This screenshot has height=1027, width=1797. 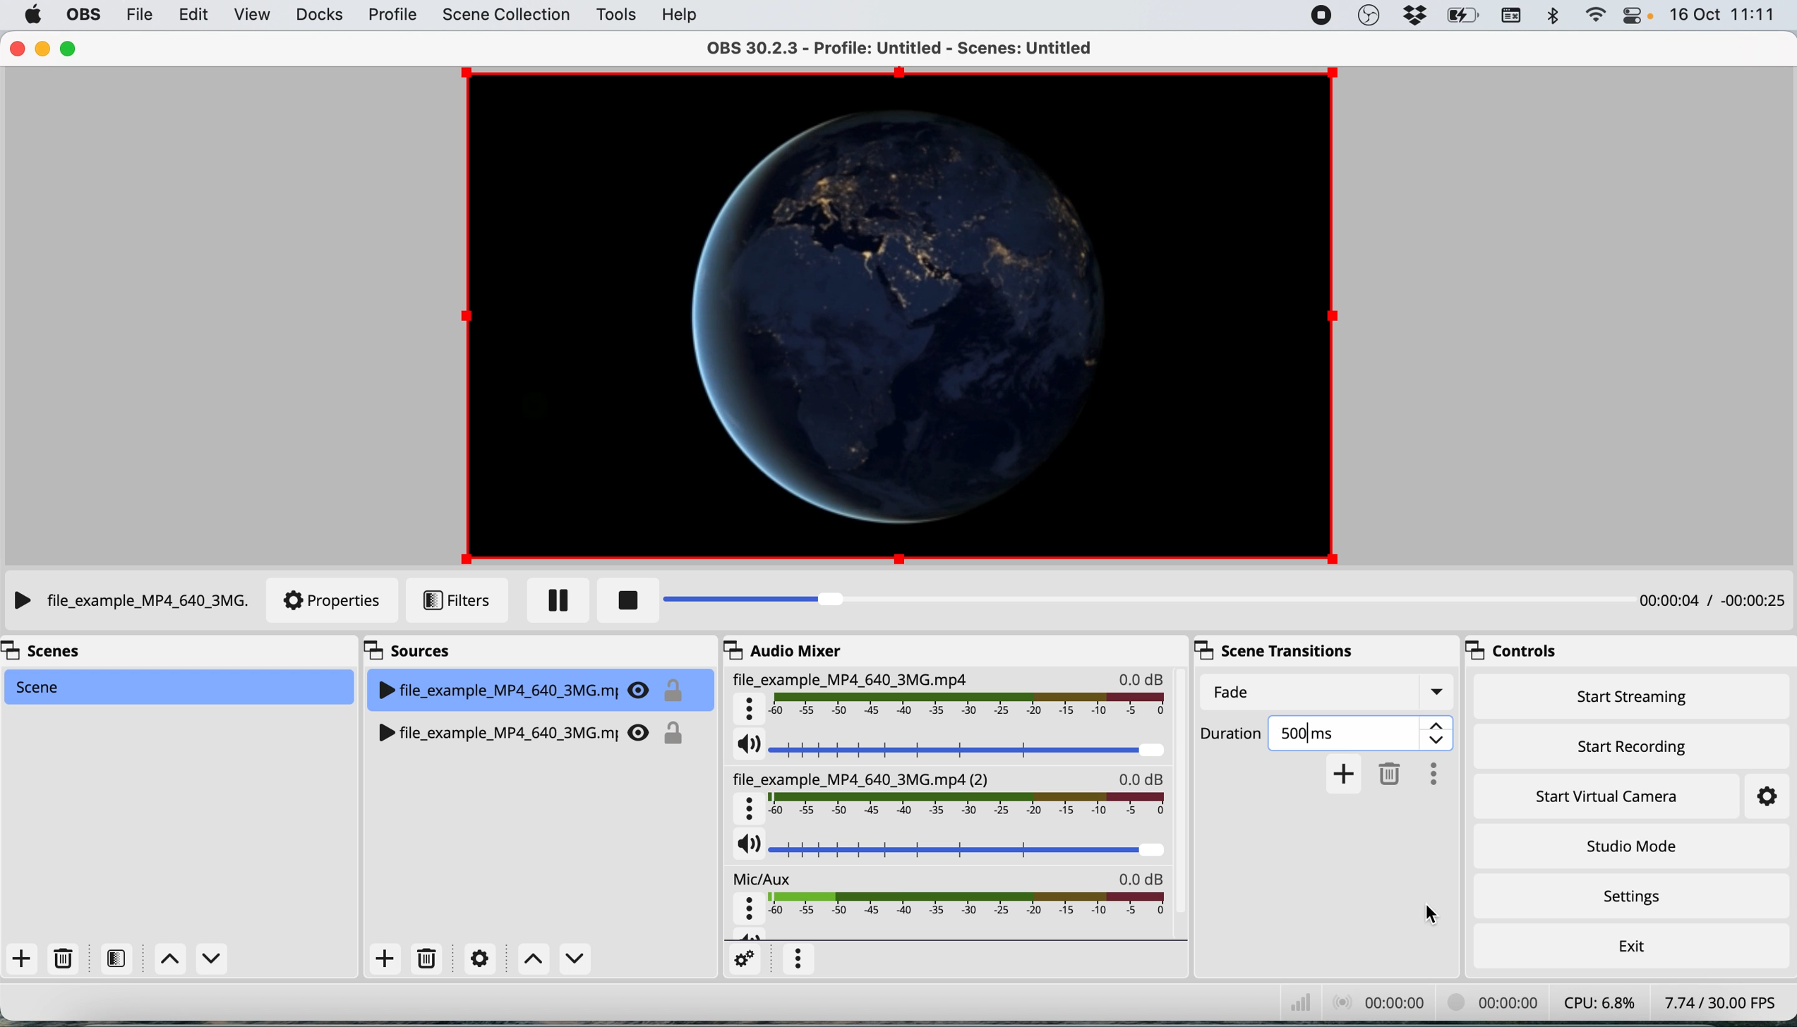 What do you see at coordinates (547, 601) in the screenshot?
I see `pause` at bounding box center [547, 601].